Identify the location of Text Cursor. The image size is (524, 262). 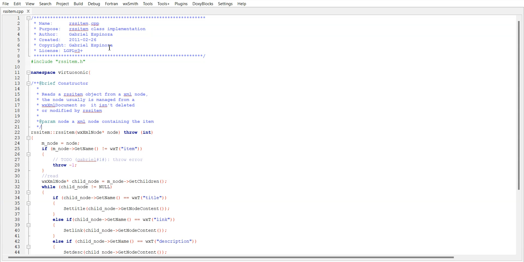
(110, 48).